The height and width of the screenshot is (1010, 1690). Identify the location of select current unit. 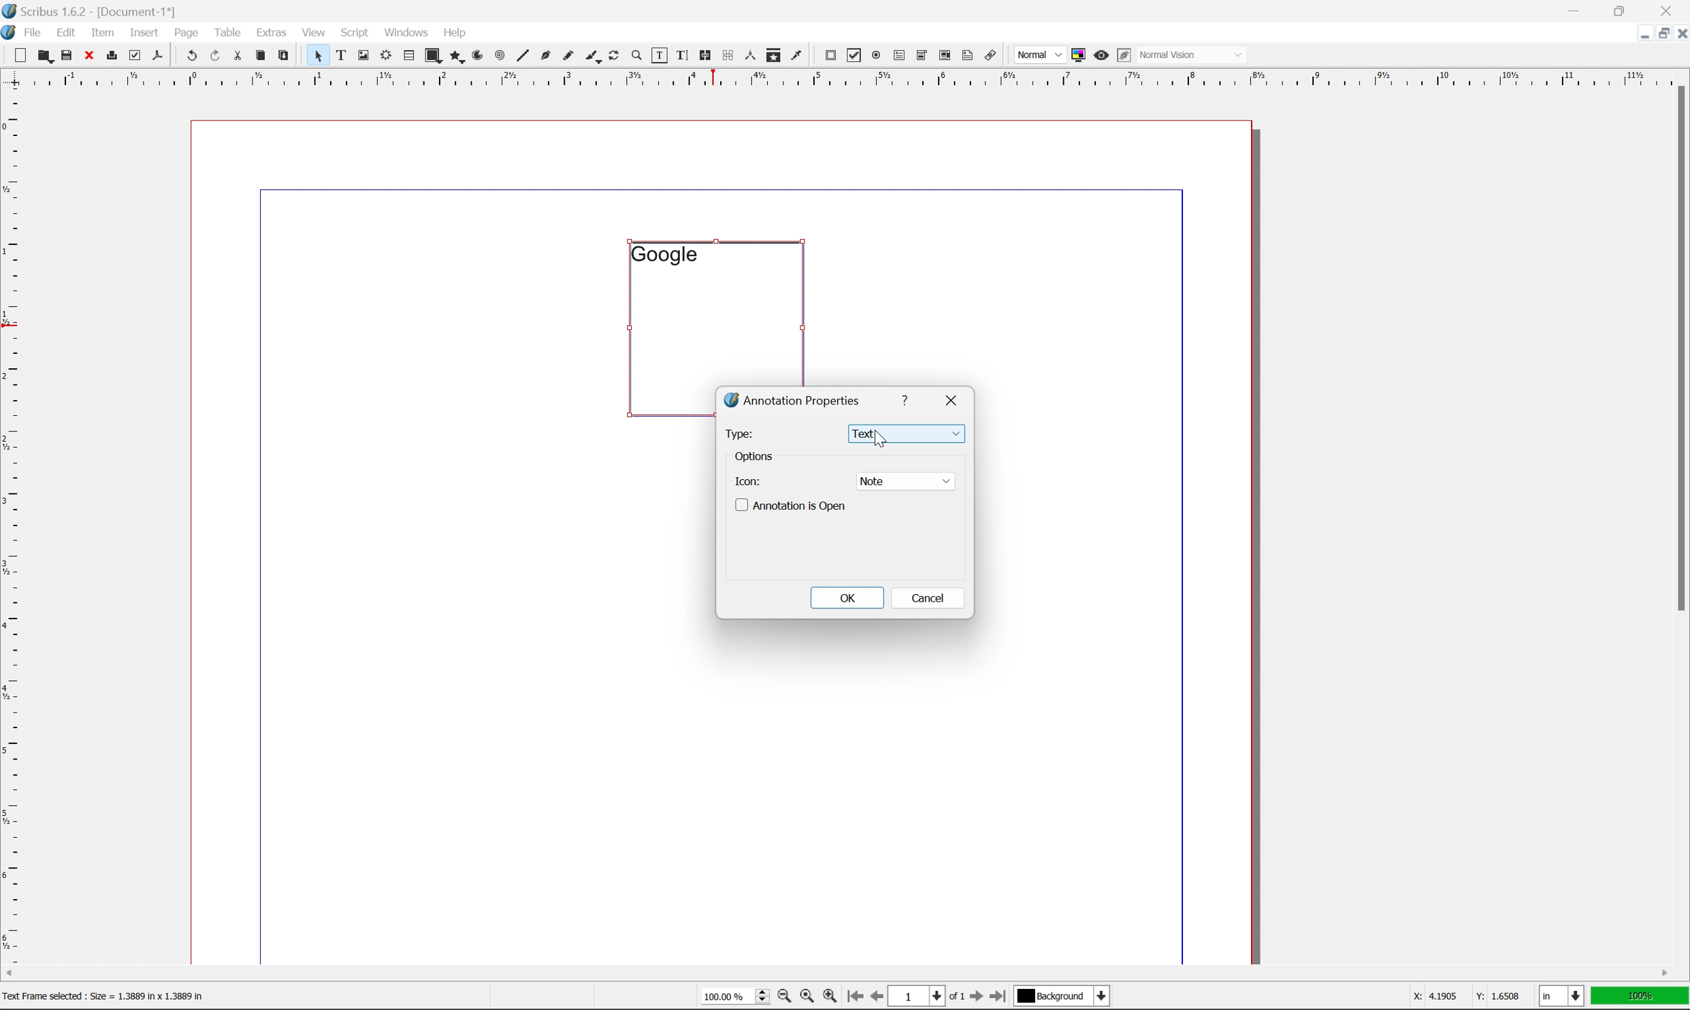
(1563, 997).